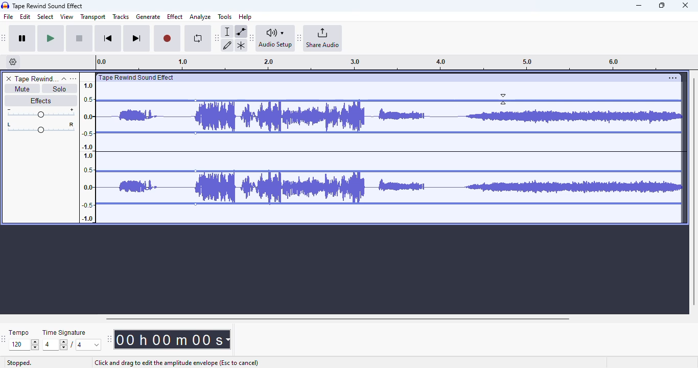 The image size is (698, 368). I want to click on help, so click(245, 16).